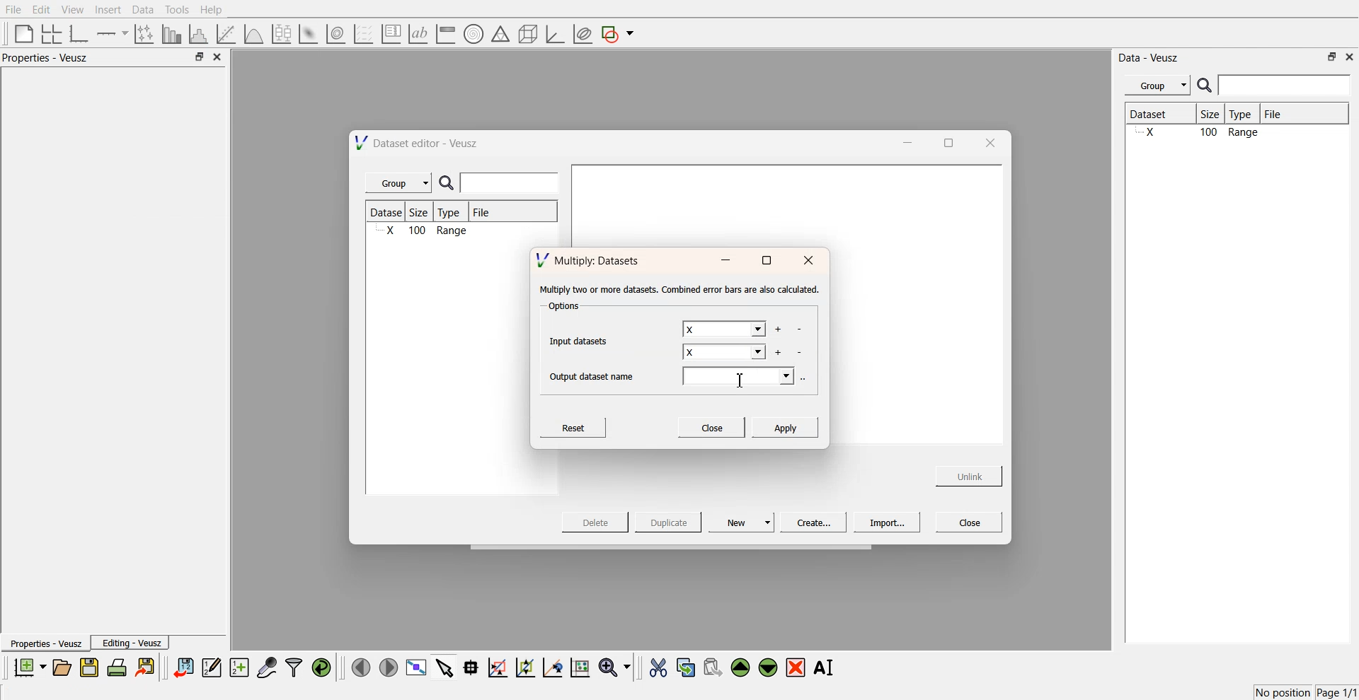  I want to click on enter search field, so click(1286, 86).